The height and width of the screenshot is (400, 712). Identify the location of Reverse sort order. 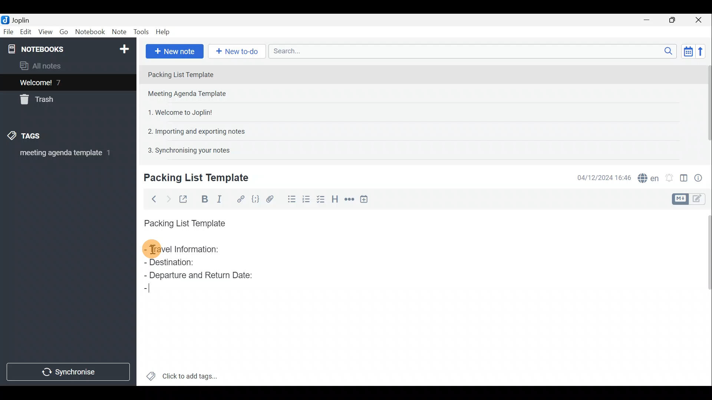
(703, 51).